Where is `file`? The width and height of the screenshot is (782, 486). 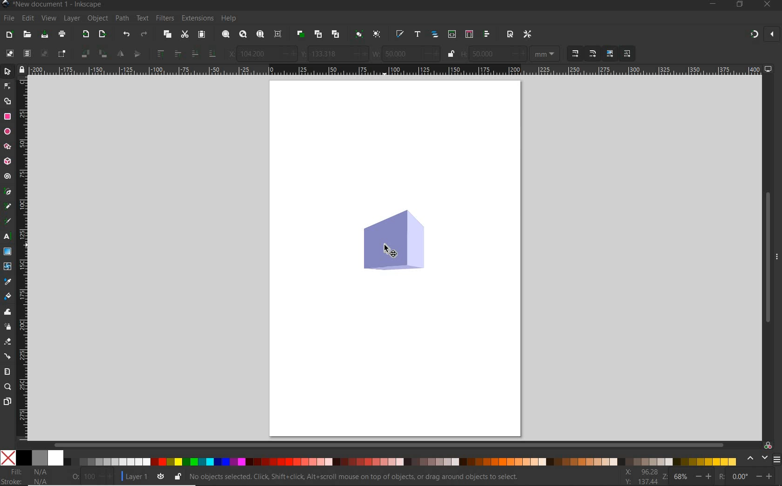 file is located at coordinates (9, 19).